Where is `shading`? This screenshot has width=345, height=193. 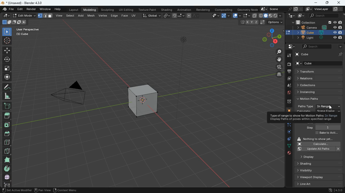 shading is located at coordinates (167, 10).